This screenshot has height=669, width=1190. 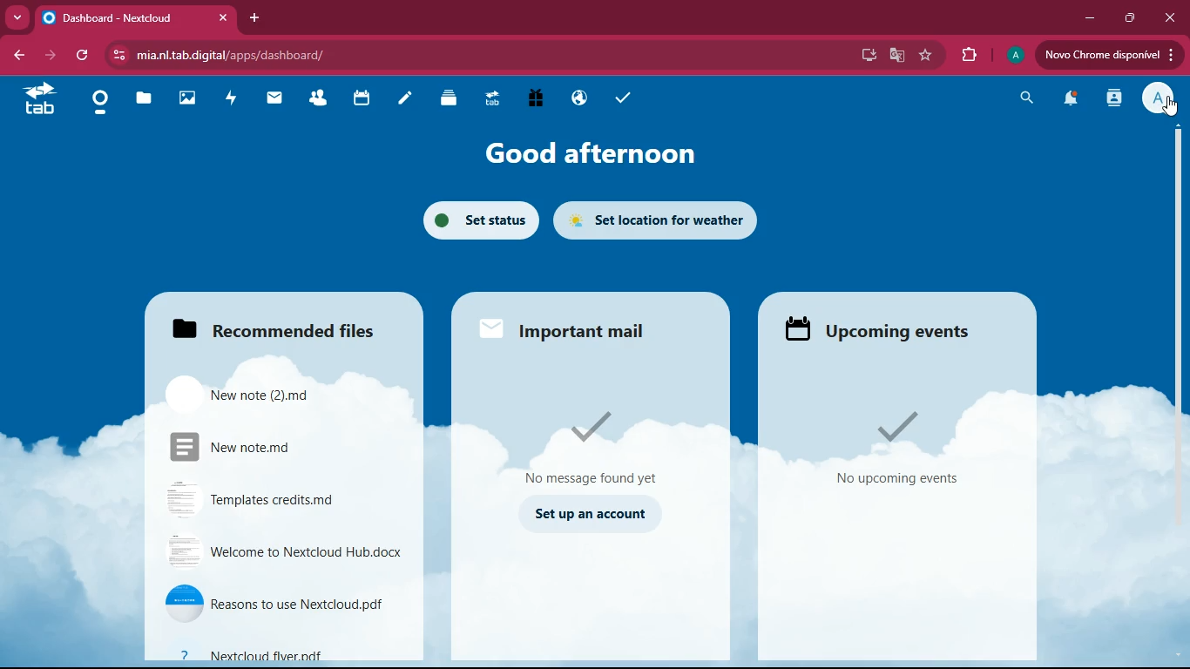 I want to click on tasks, so click(x=619, y=98).